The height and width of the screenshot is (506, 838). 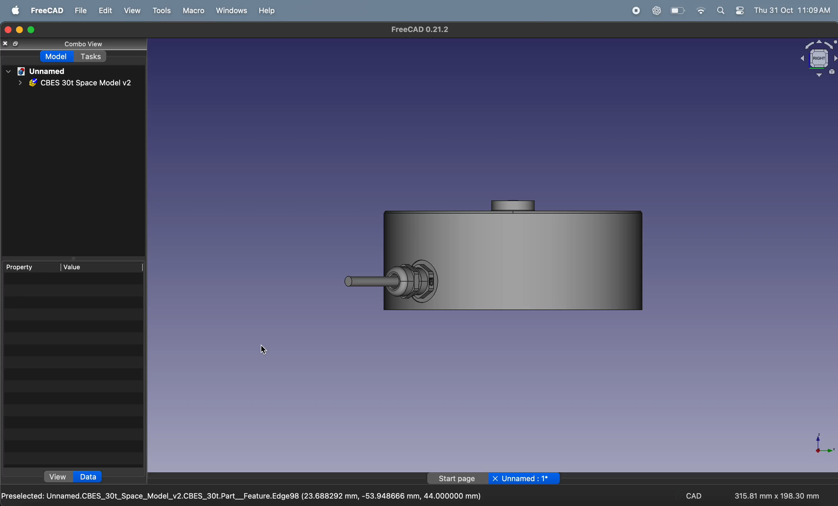 What do you see at coordinates (48, 12) in the screenshot?
I see `freecad` at bounding box center [48, 12].